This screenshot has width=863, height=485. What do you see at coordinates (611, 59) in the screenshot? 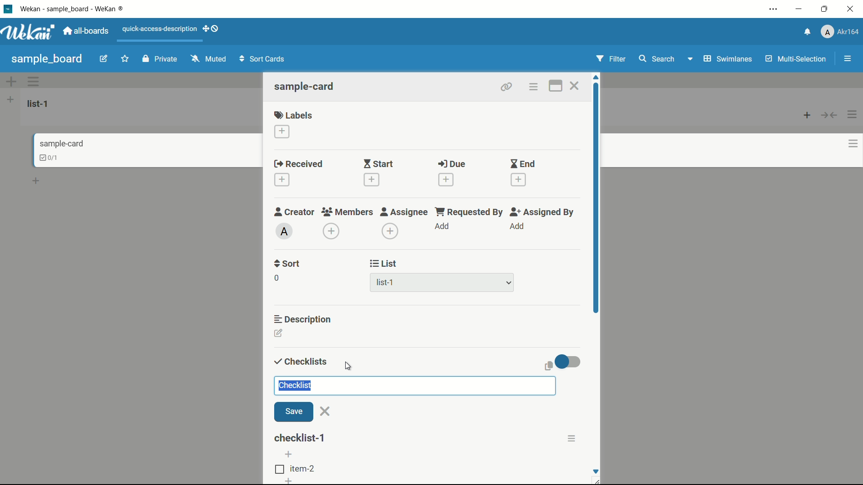
I see `filter` at bounding box center [611, 59].